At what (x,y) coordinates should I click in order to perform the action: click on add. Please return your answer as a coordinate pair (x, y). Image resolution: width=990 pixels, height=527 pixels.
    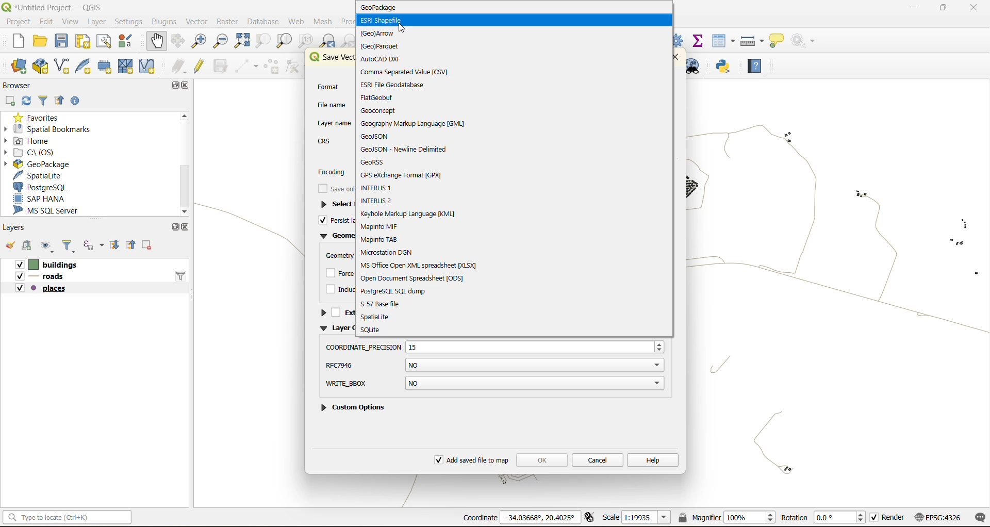
    Looking at the image, I should click on (12, 101).